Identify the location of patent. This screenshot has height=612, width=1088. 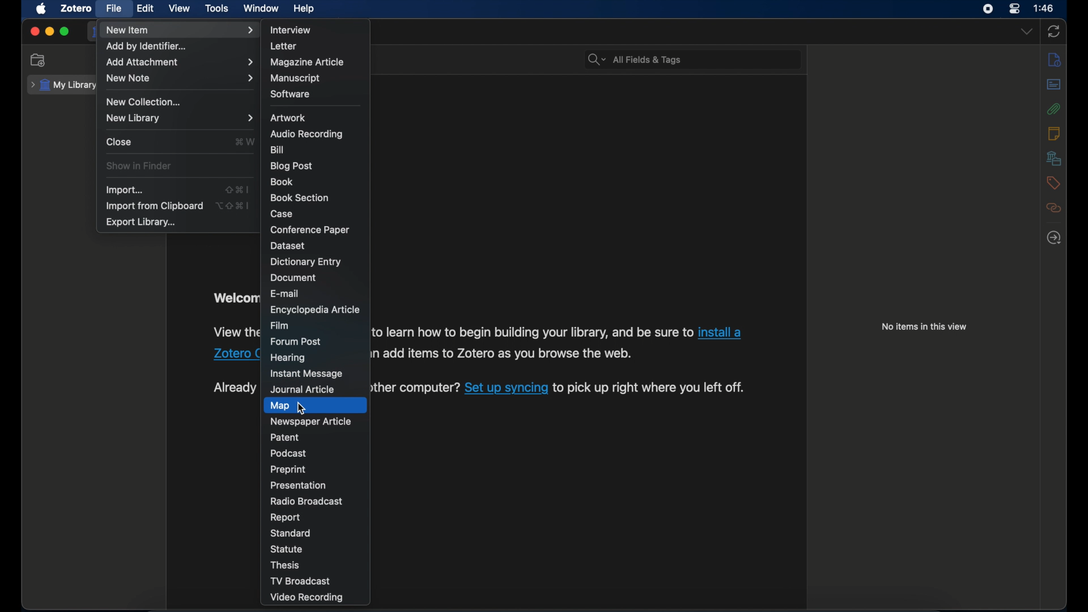
(286, 437).